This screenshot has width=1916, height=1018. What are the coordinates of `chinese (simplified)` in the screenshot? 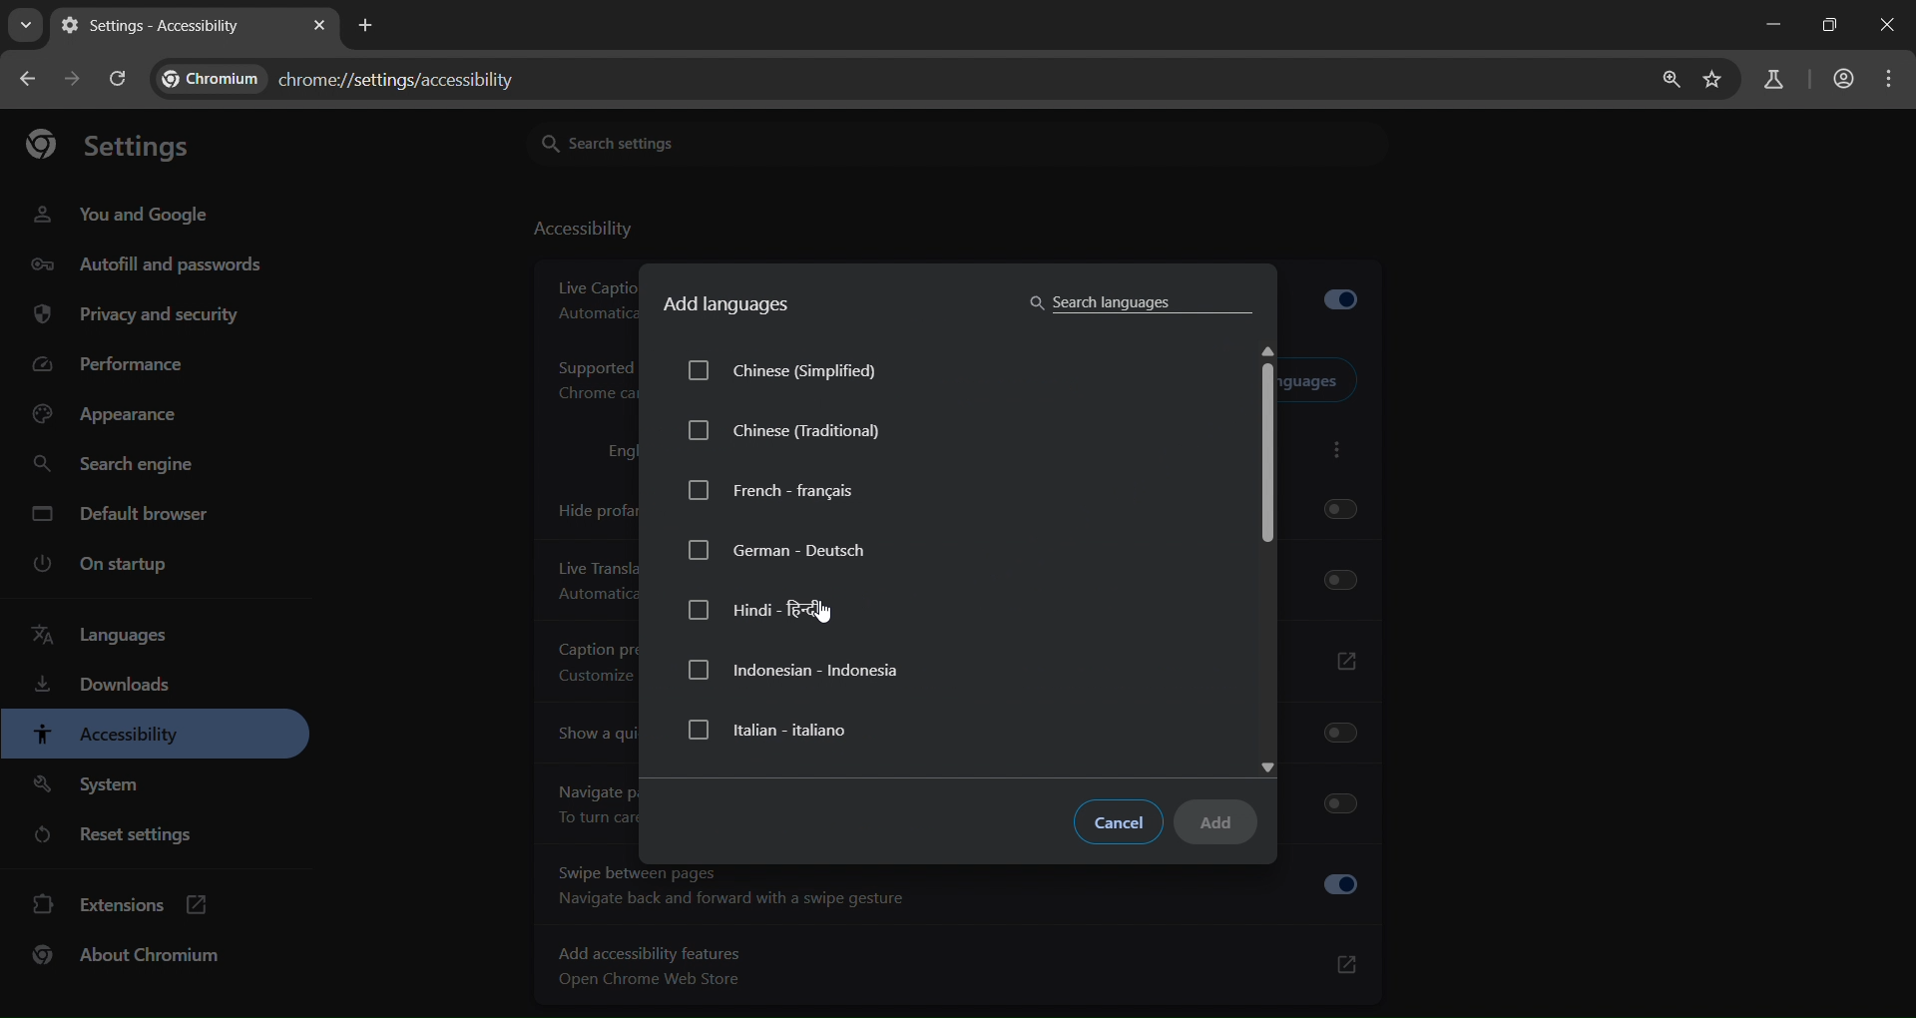 It's located at (803, 373).